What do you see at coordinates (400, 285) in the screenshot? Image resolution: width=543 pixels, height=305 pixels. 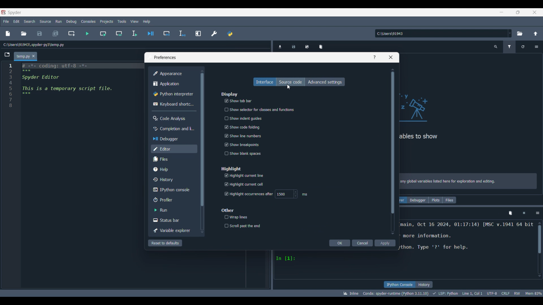 I see `IPython console` at bounding box center [400, 285].